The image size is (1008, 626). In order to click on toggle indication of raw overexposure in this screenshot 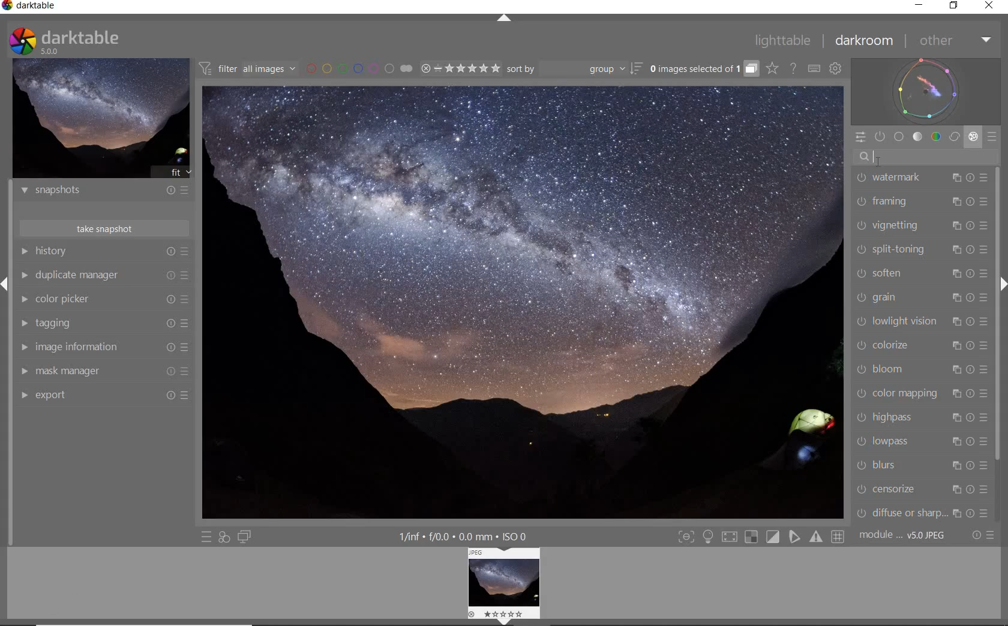, I will do `click(753, 539)`.